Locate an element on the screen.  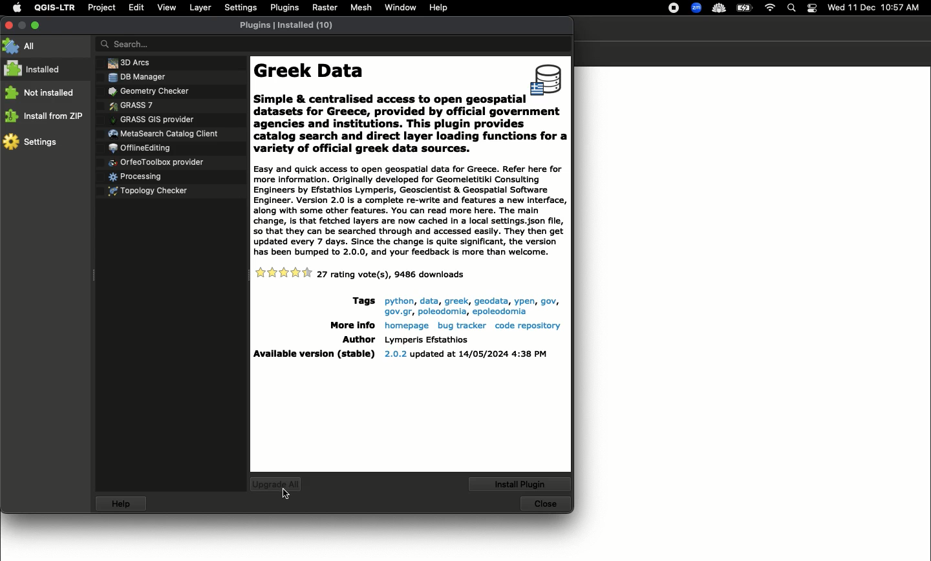
View is located at coordinates (167, 7).